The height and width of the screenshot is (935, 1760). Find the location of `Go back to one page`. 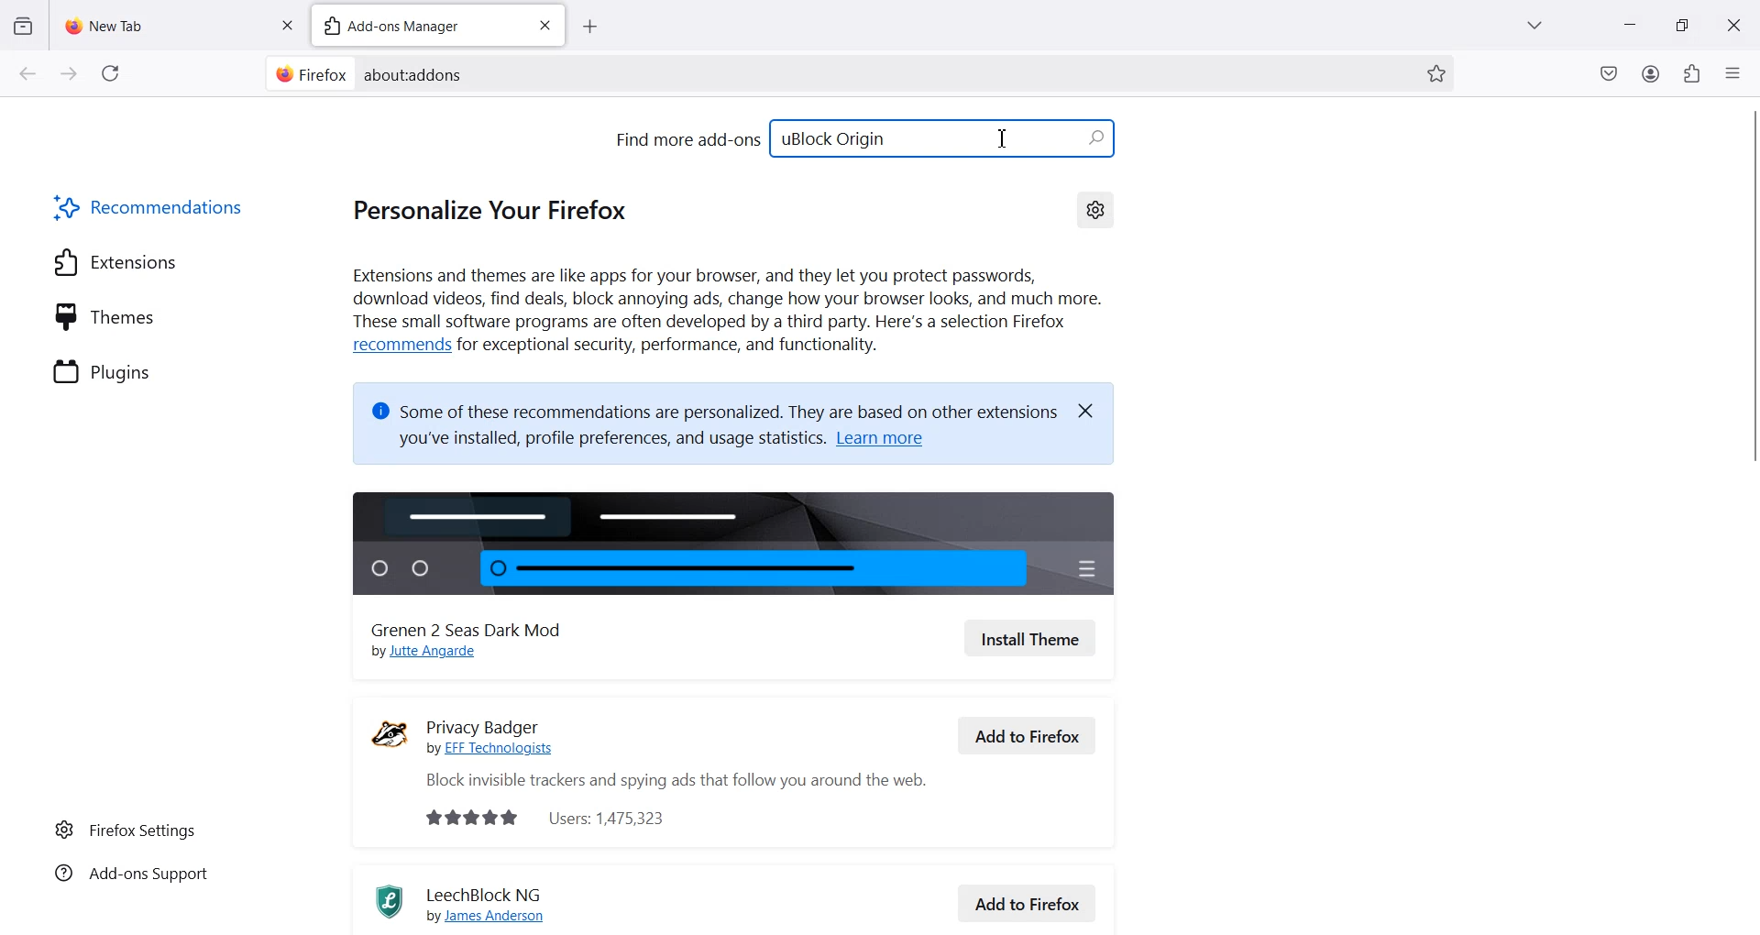

Go back to one page is located at coordinates (27, 72).